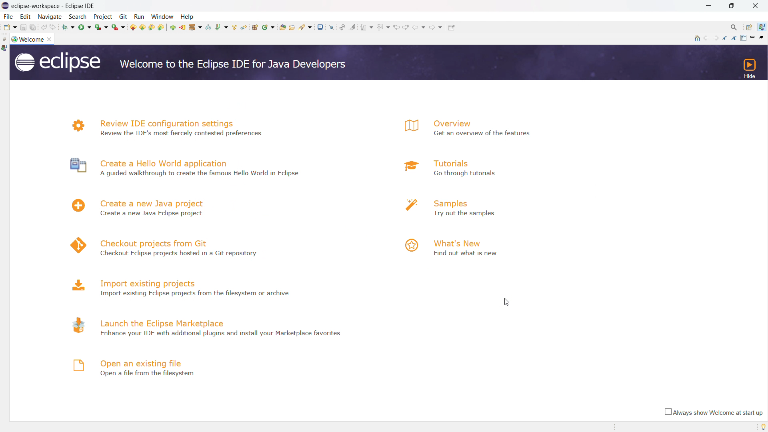  I want to click on redo, so click(54, 27).